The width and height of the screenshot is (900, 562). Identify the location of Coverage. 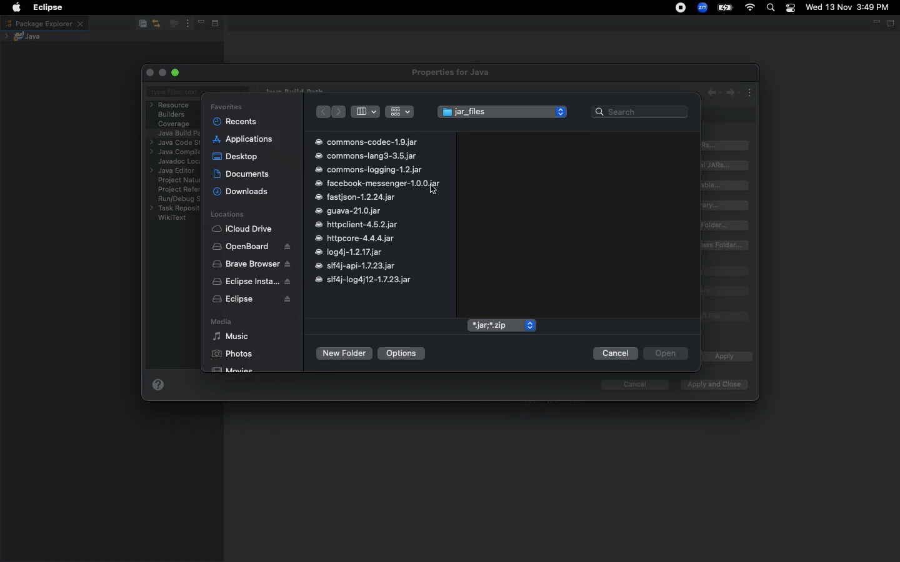
(174, 124).